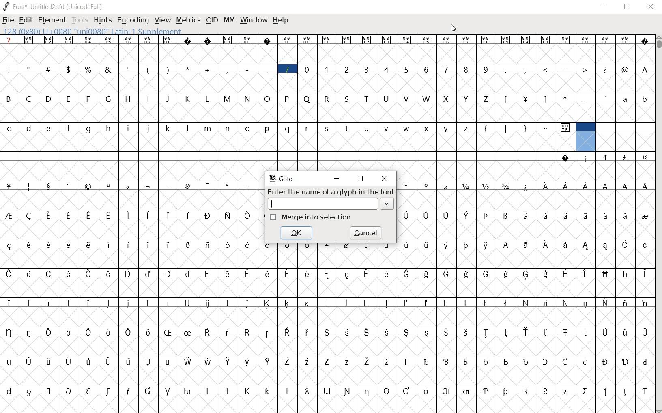  I want to click on , so click(566, 361).